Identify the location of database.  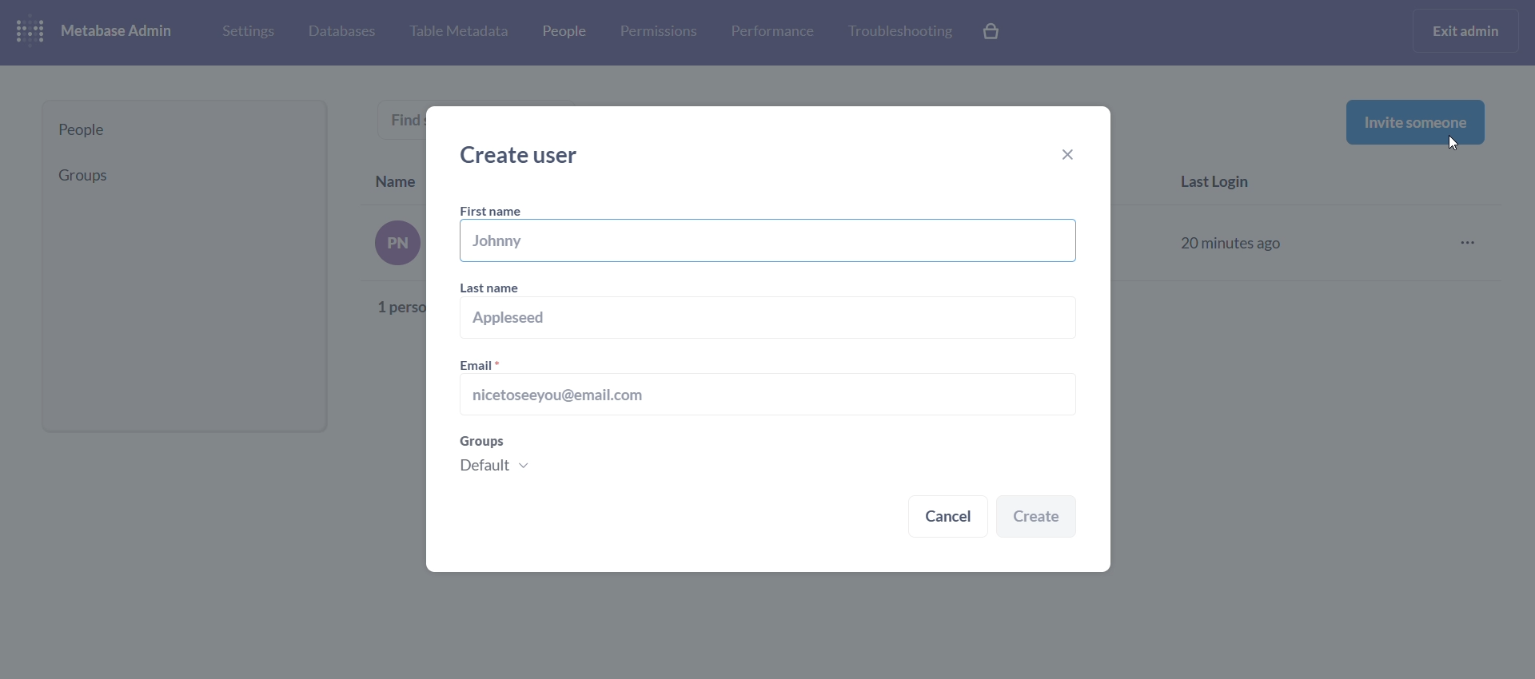
(339, 33).